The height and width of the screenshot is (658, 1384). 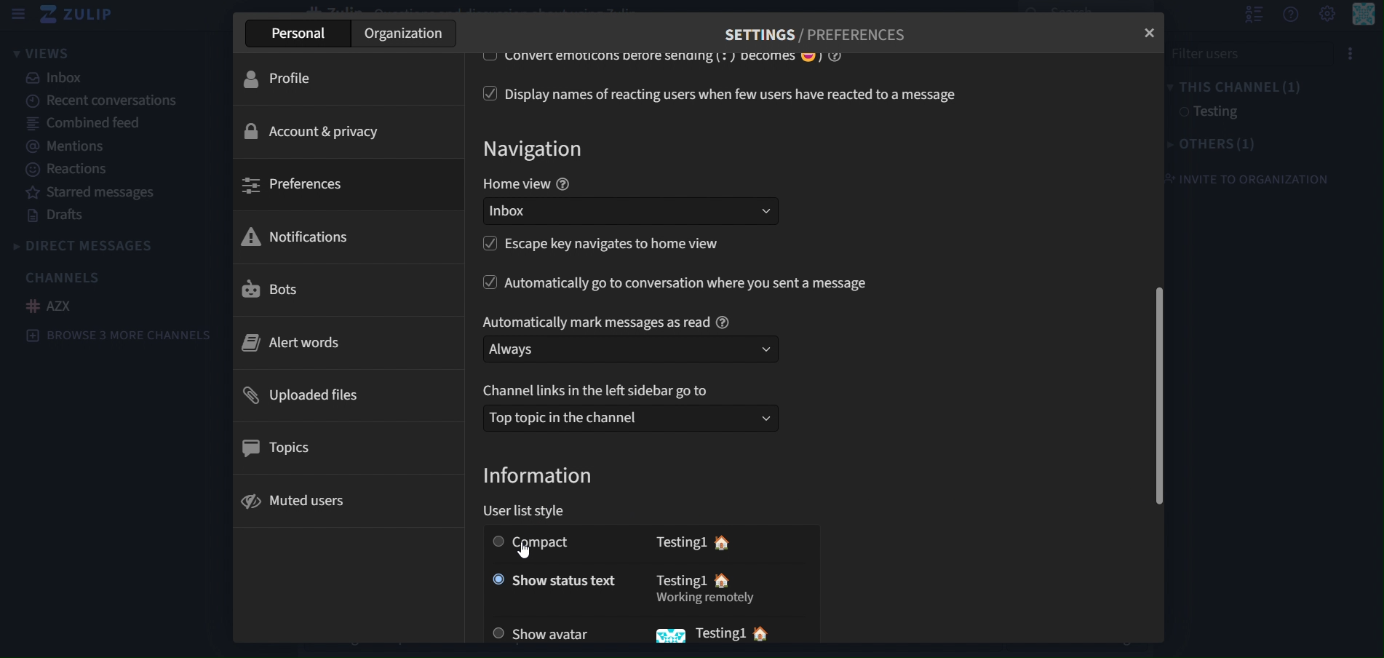 What do you see at coordinates (56, 79) in the screenshot?
I see `inbox` at bounding box center [56, 79].